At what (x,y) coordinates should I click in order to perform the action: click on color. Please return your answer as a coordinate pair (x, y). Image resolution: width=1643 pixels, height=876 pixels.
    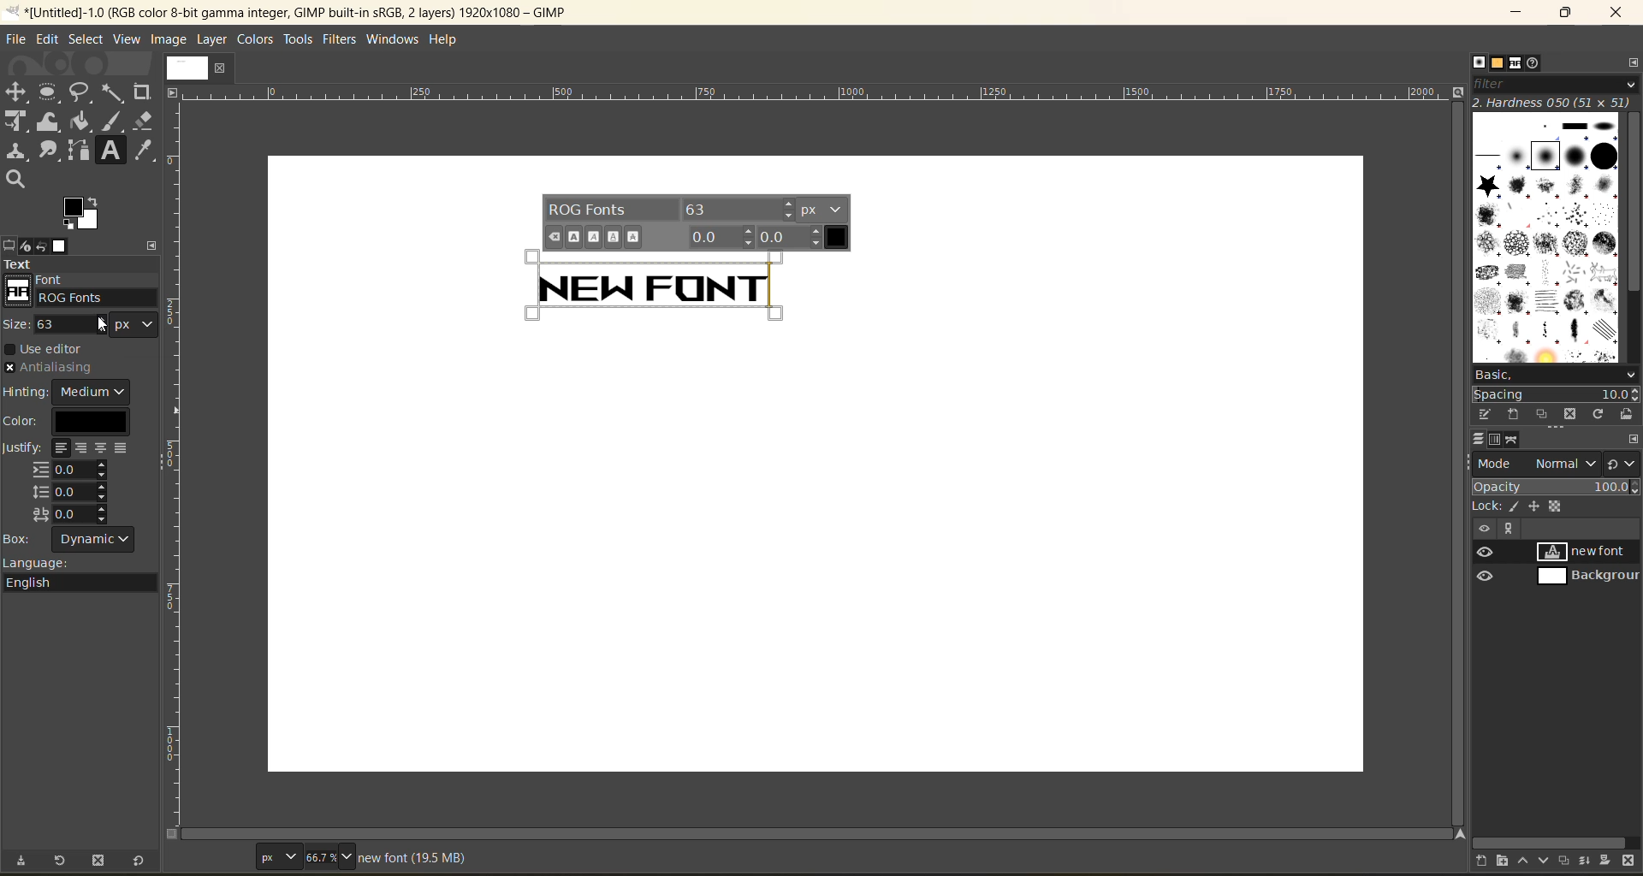
    Looking at the image, I should click on (65, 422).